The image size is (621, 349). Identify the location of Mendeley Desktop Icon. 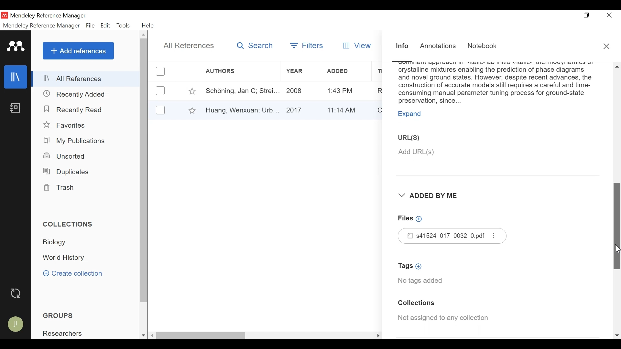
(4, 15).